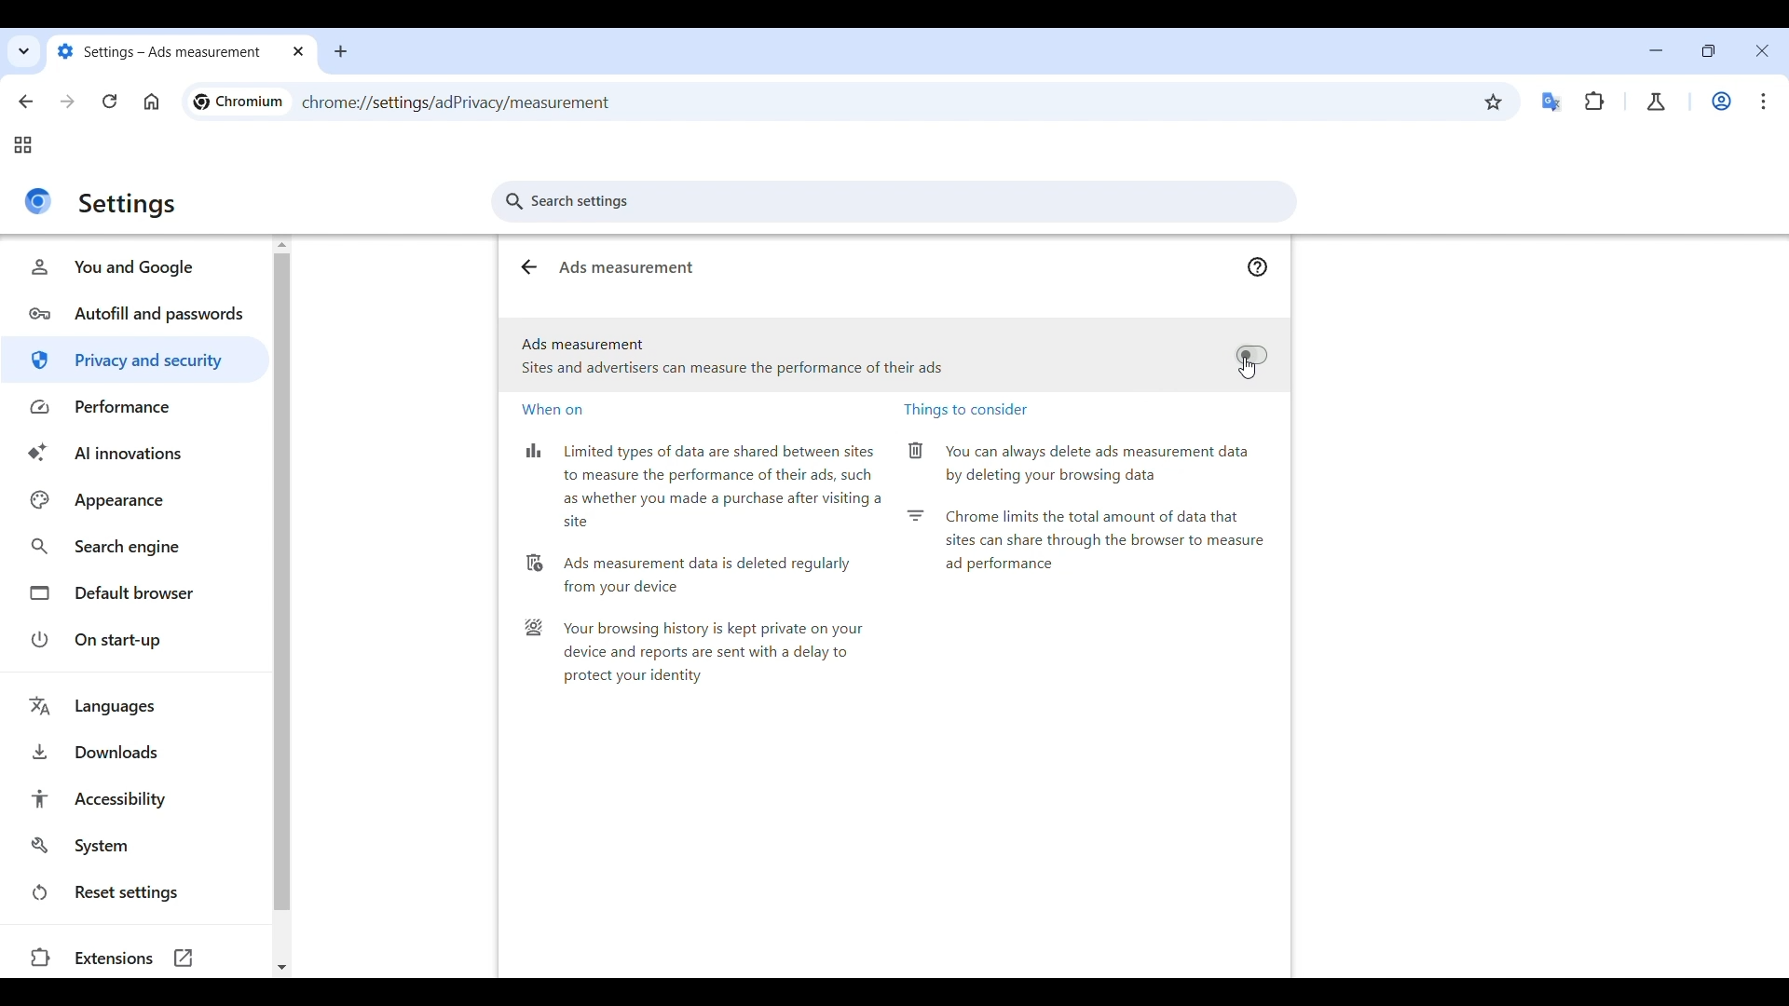  Describe the element at coordinates (38, 201) in the screenshot. I see `Logo of current site` at that location.